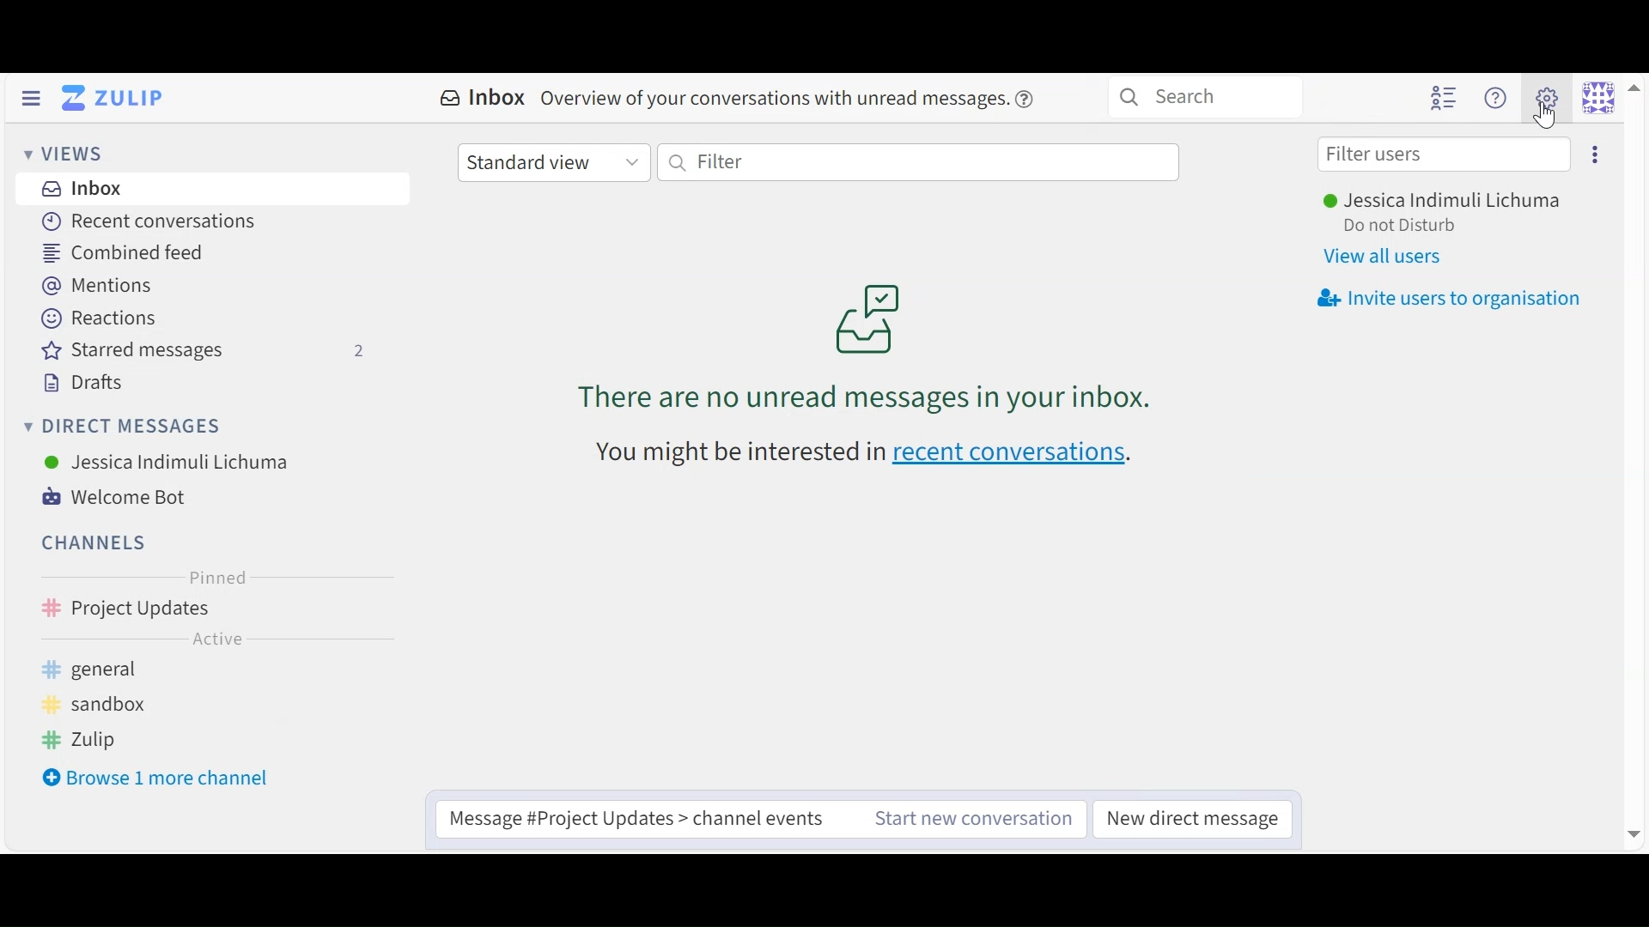 The width and height of the screenshot is (1649, 927). I want to click on general, so click(95, 669).